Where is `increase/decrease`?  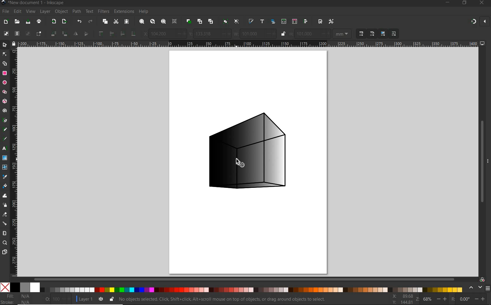 increase/decrease is located at coordinates (325, 33).